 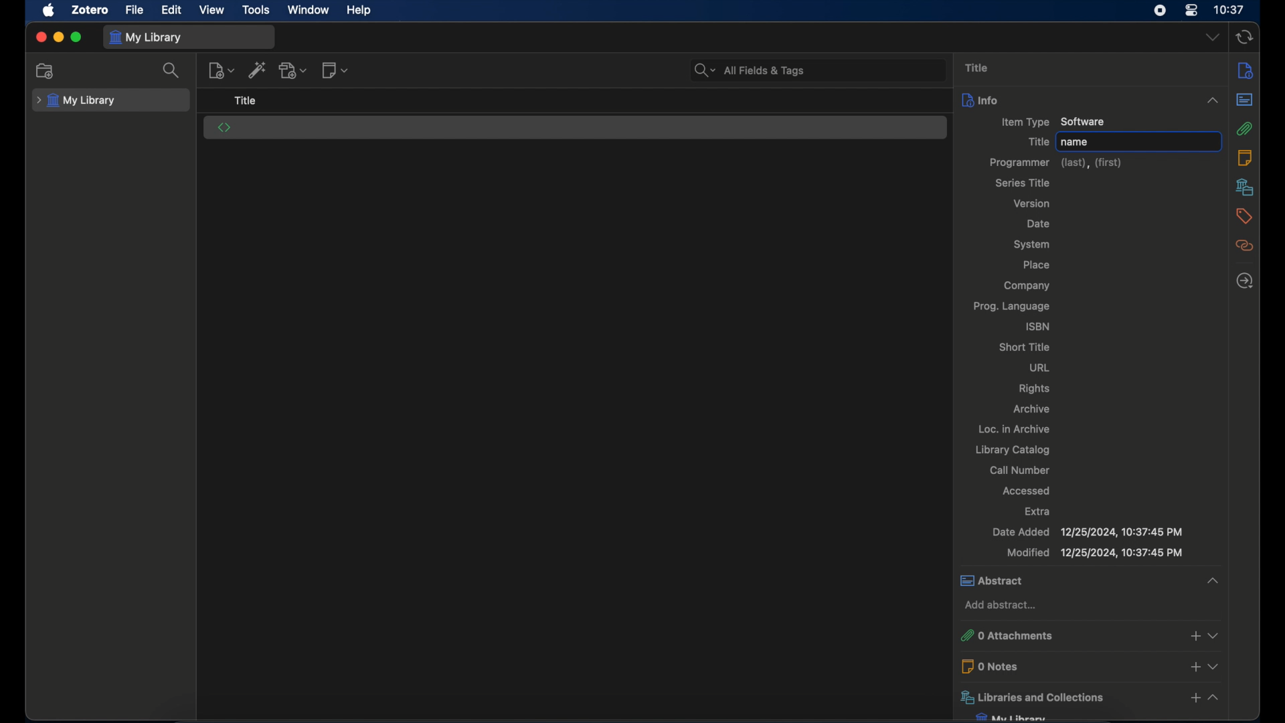 I want to click on 0 notes, so click(x=1069, y=665).